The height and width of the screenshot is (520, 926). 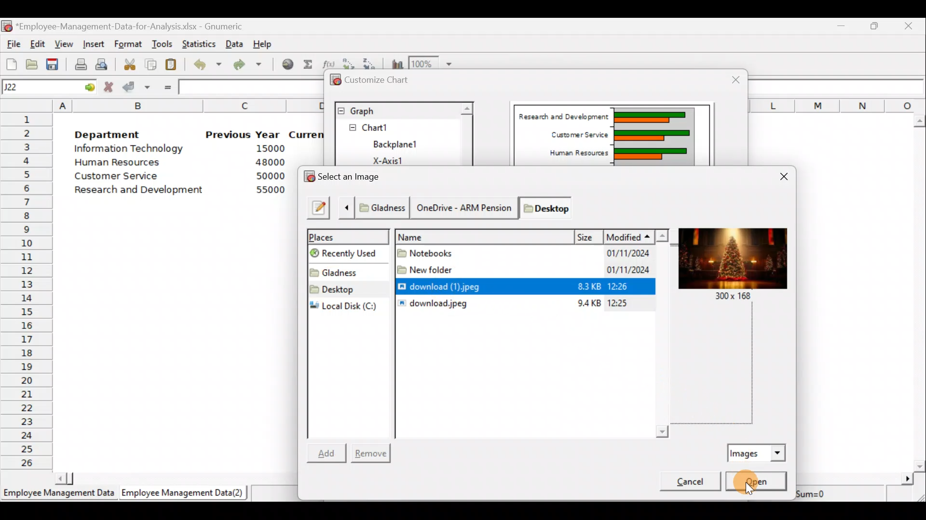 I want to click on Open, so click(x=756, y=481).